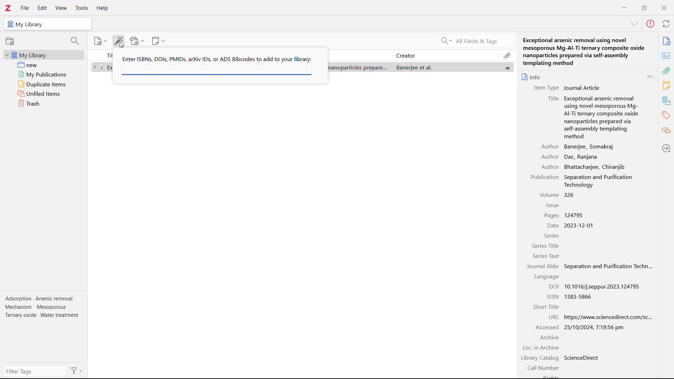 The image size is (674, 379). What do you see at coordinates (667, 86) in the screenshot?
I see `notes` at bounding box center [667, 86].